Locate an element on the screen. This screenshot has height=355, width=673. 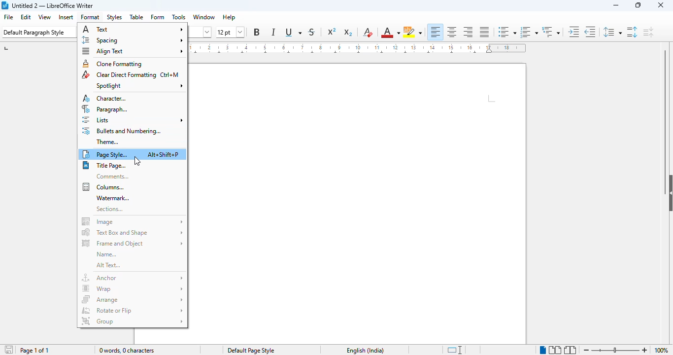
group is located at coordinates (132, 321).